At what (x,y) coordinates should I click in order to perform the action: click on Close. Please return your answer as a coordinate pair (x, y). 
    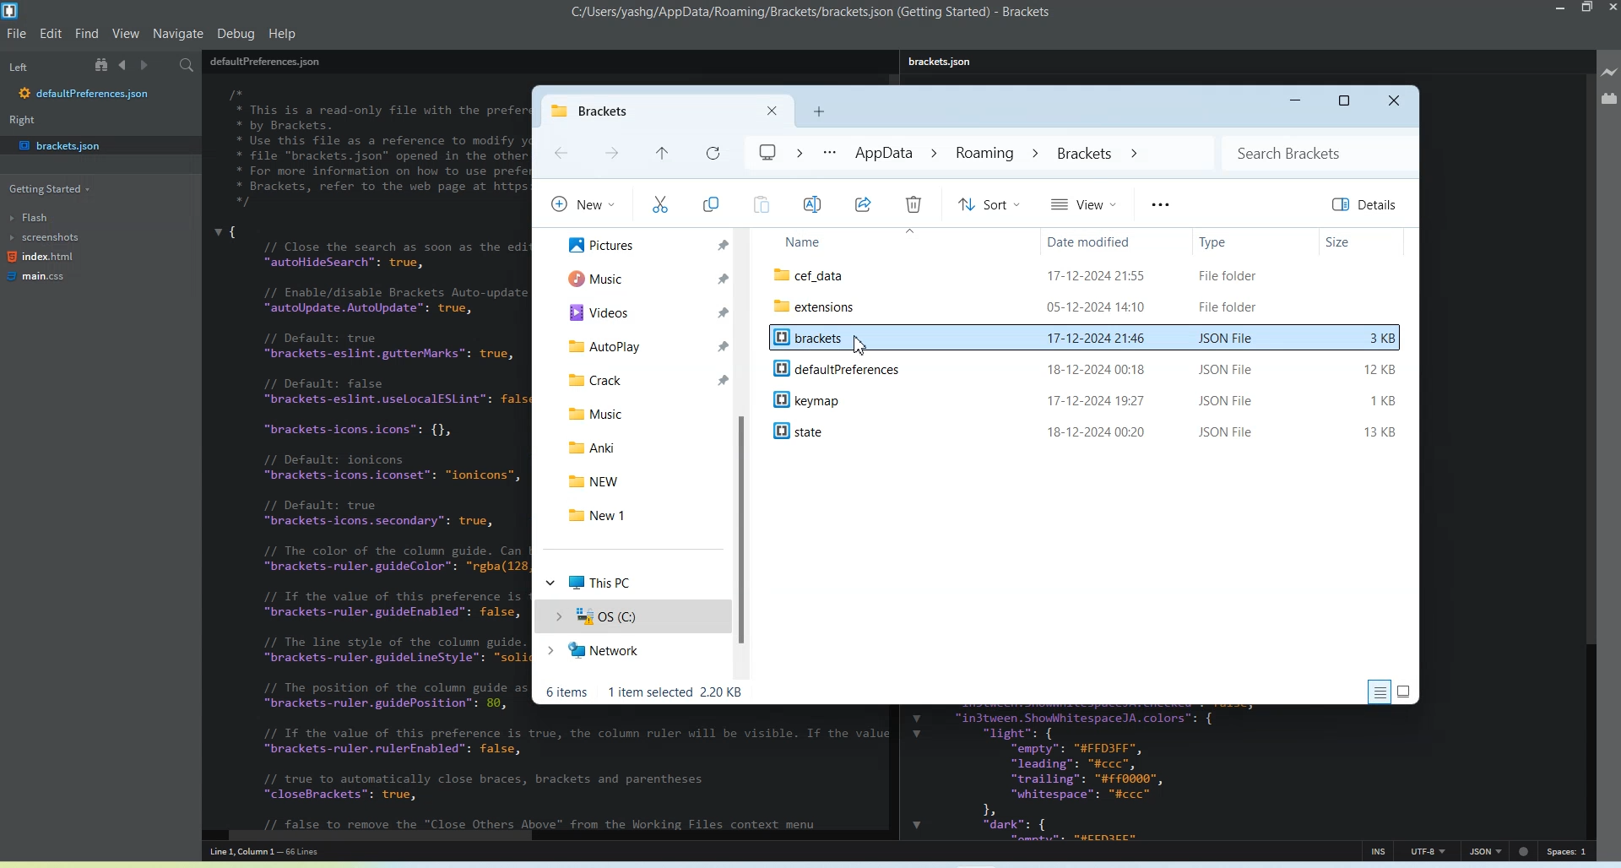
    Looking at the image, I should click on (1611, 9).